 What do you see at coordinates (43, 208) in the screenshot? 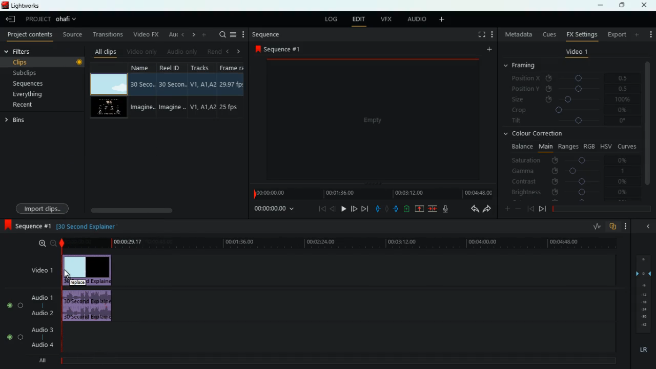
I see `import clips` at bounding box center [43, 208].